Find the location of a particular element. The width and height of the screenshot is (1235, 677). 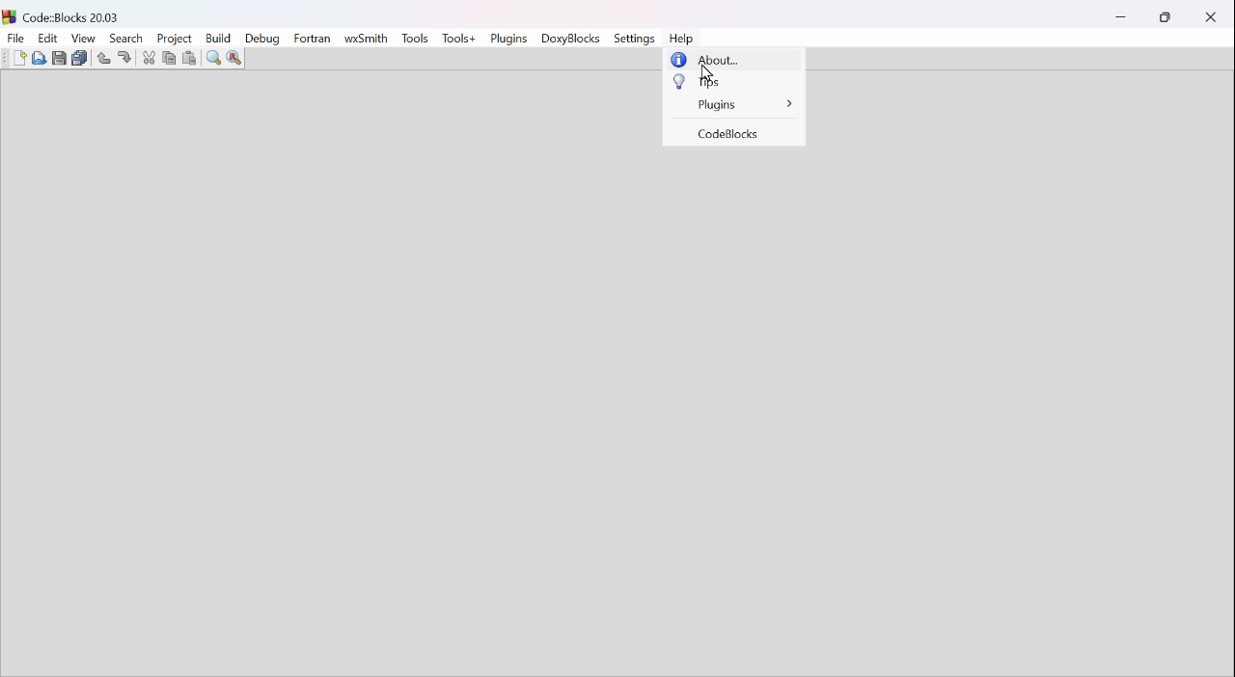

cursor on About is located at coordinates (707, 74).